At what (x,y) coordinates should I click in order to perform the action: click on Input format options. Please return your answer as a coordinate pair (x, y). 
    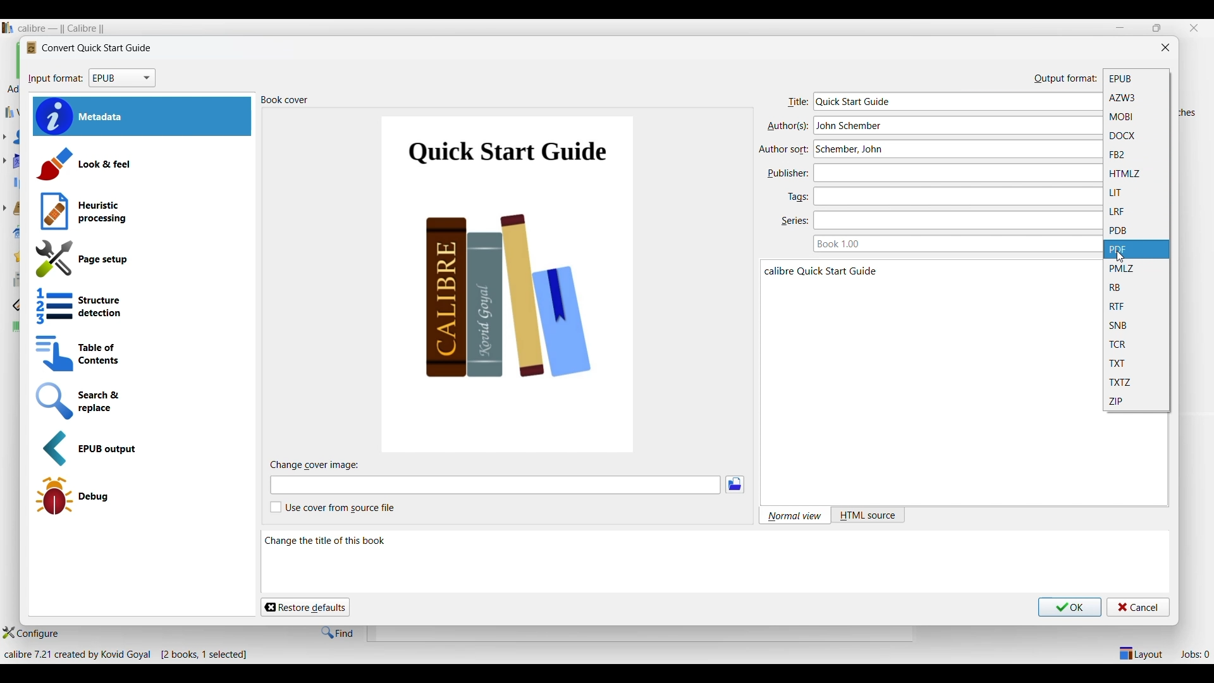
    Looking at the image, I should click on (123, 78).